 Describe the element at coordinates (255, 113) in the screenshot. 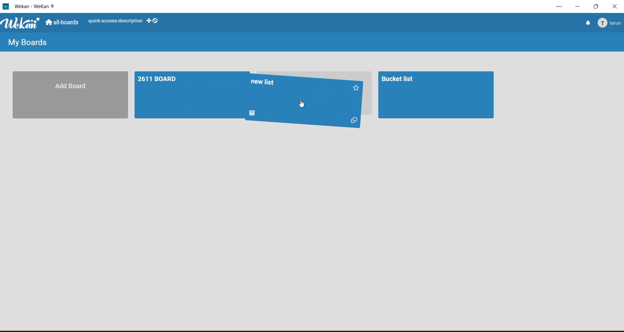

I see `Delete` at that location.